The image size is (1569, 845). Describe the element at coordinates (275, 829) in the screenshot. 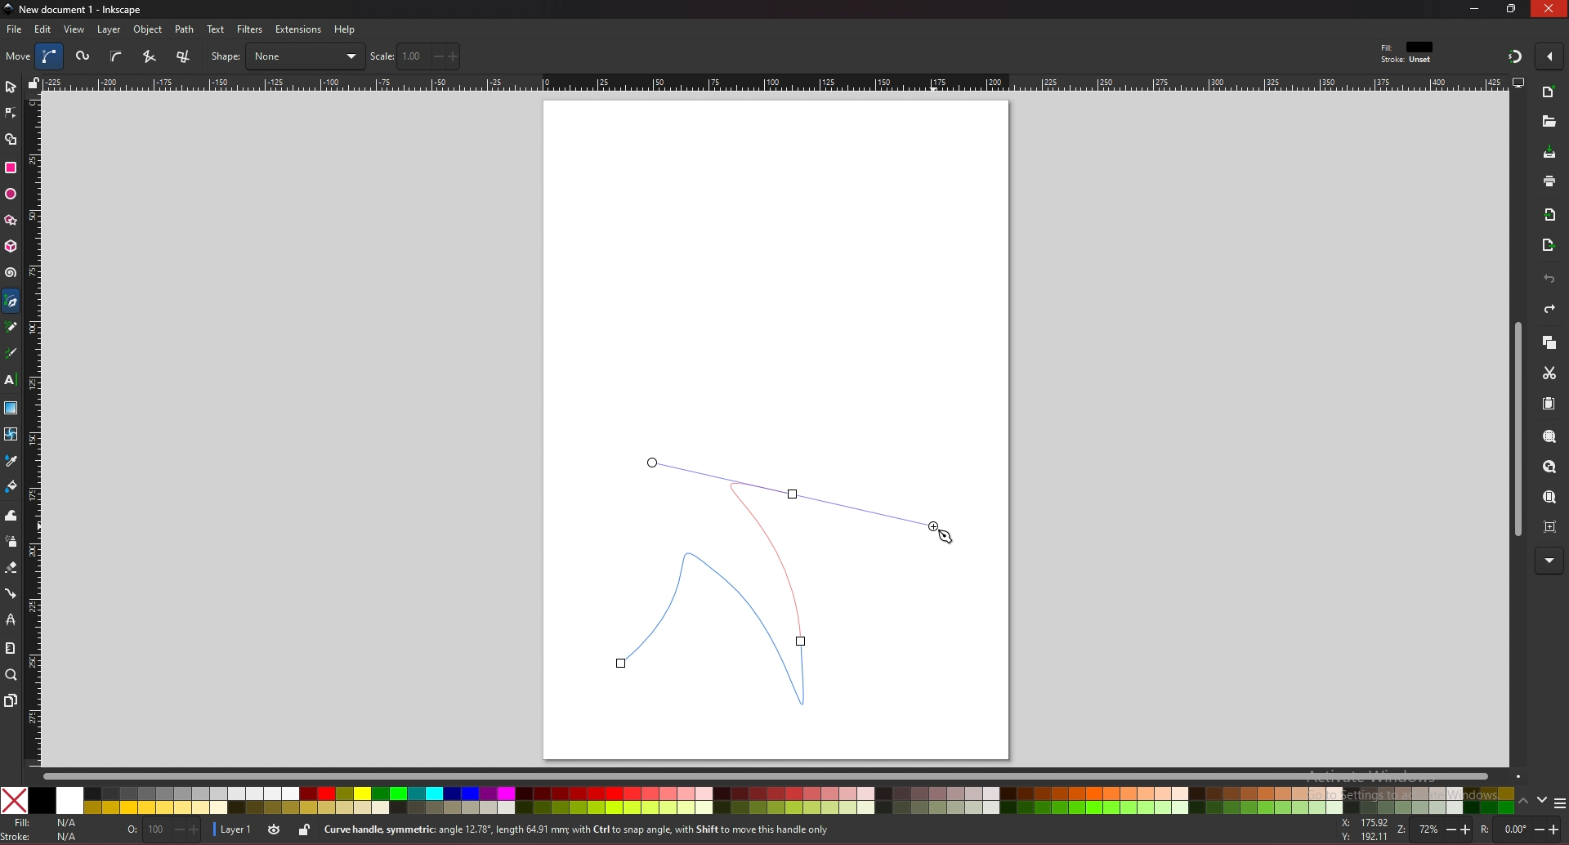

I see `toggle visibility` at that location.